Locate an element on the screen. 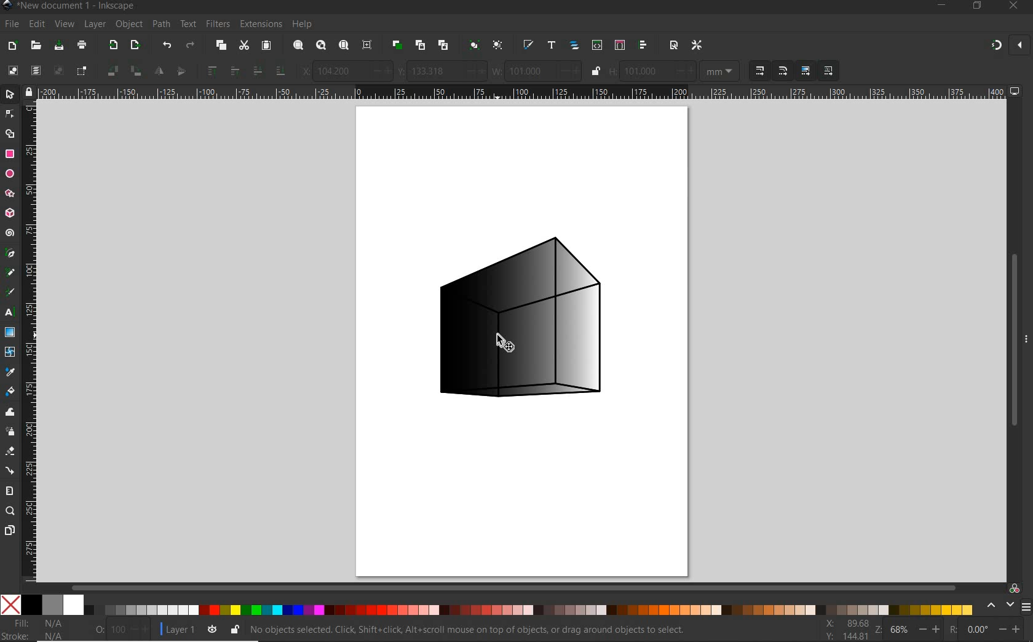 The image size is (1033, 642). MOVE PATTERNS is located at coordinates (827, 71).